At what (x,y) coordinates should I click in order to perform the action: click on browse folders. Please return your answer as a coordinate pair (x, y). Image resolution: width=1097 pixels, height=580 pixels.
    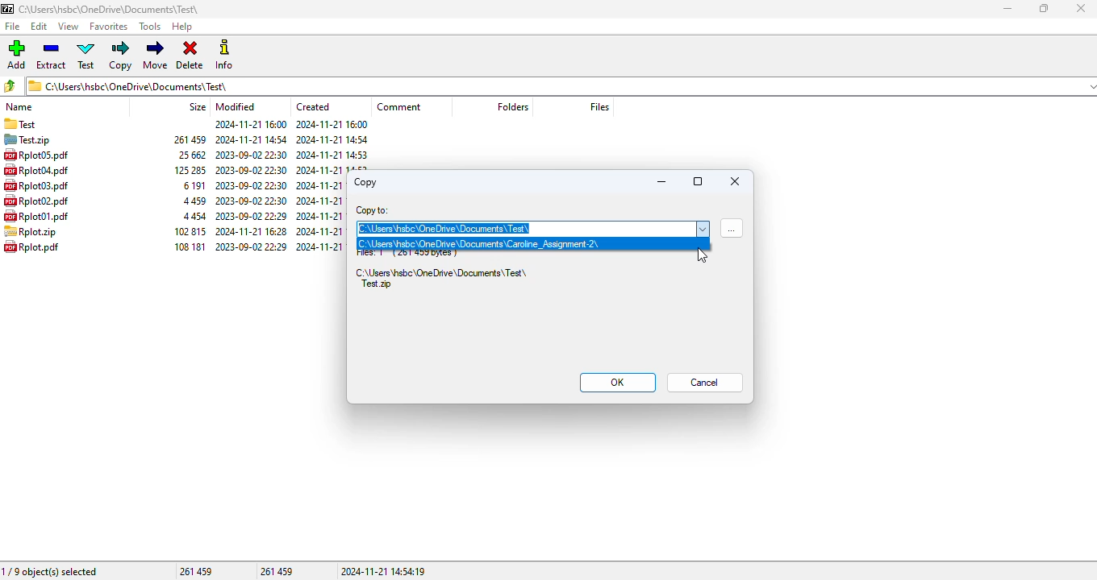
    Looking at the image, I should click on (10, 85).